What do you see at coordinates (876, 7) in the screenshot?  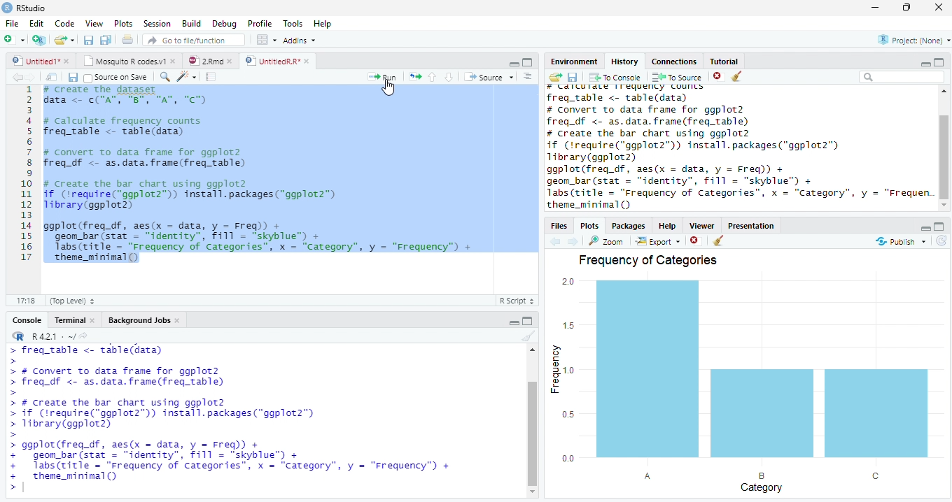 I see `Minimize` at bounding box center [876, 7].